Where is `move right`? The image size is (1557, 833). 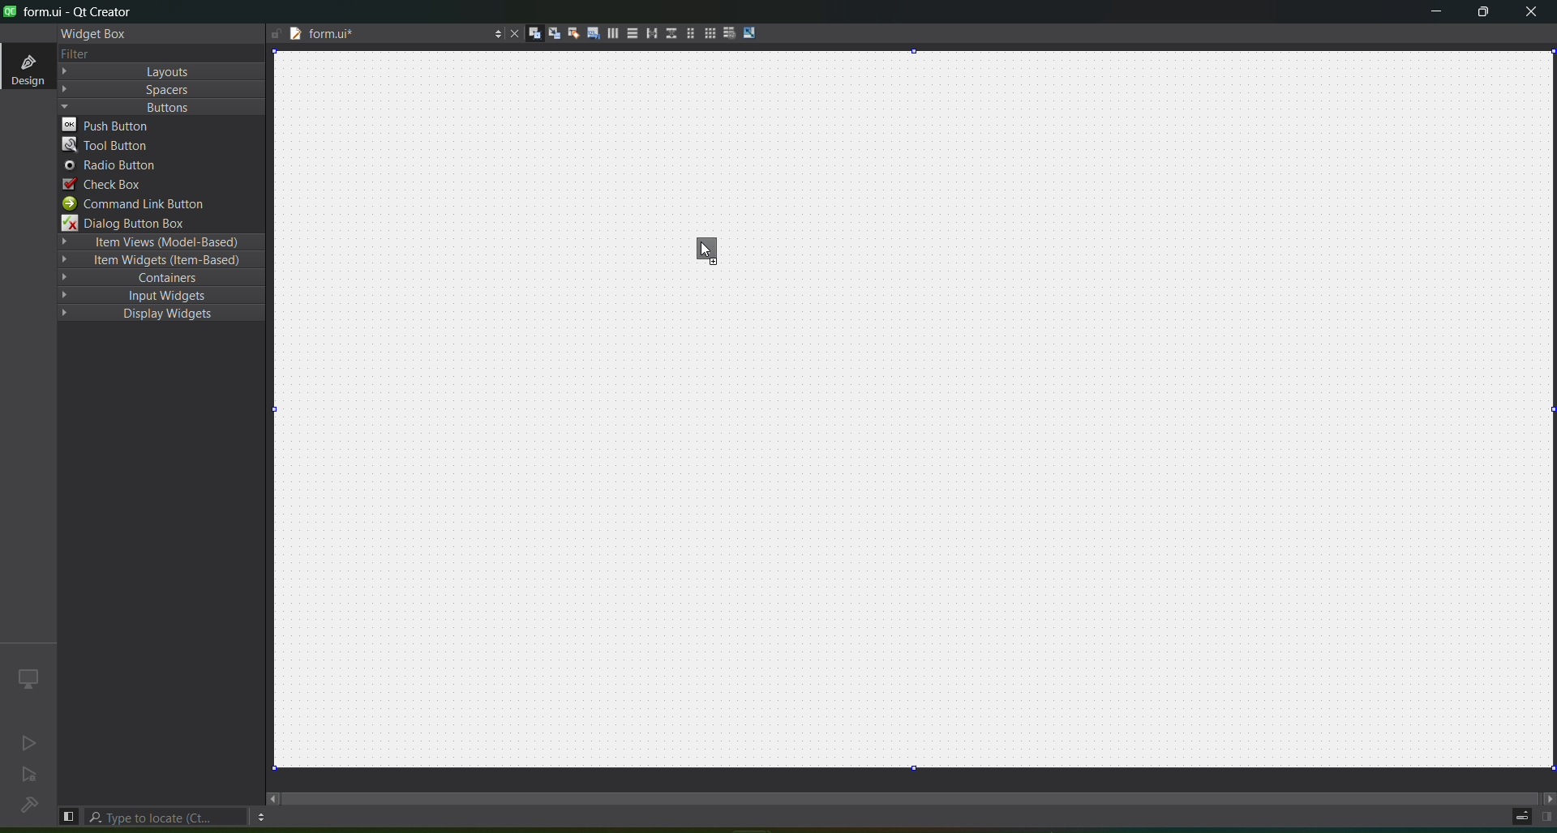
move right is located at coordinates (1547, 795).